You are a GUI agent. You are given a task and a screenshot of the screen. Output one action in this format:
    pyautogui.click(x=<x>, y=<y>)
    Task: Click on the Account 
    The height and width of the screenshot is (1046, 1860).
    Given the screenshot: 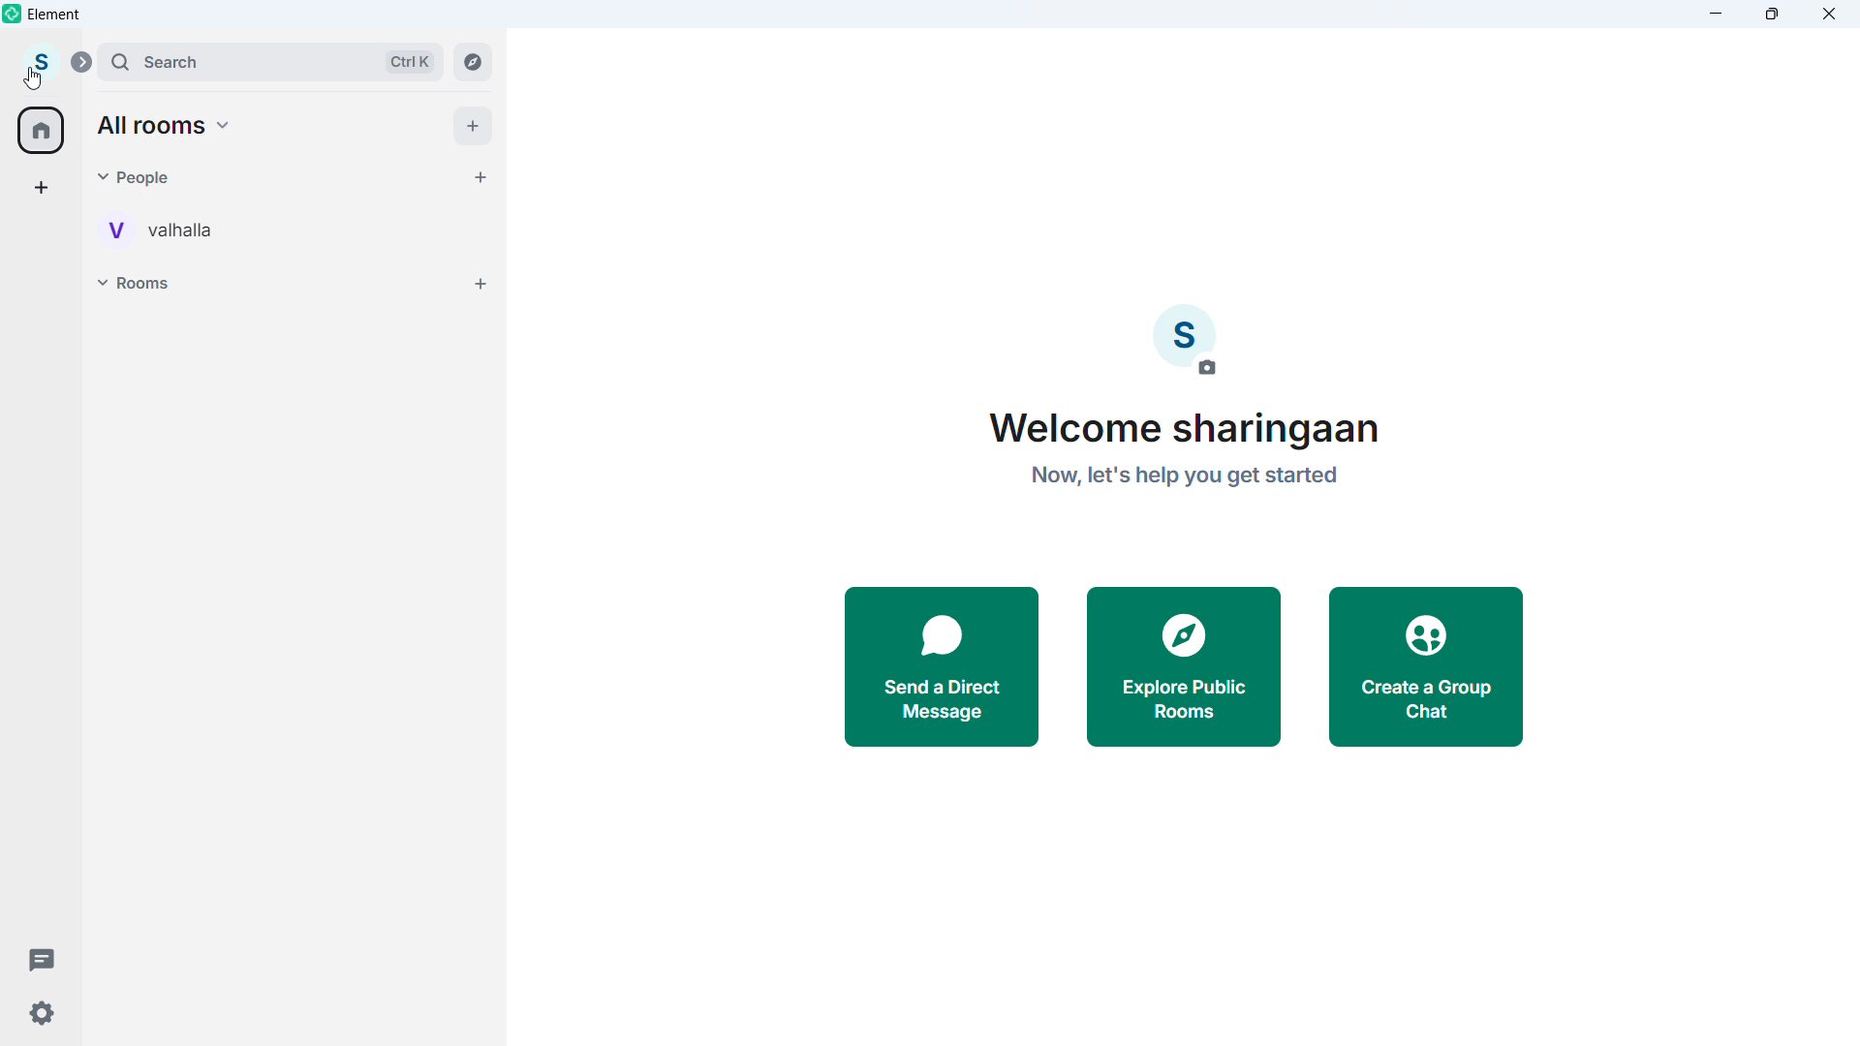 What is the action you would take?
    pyautogui.click(x=40, y=63)
    